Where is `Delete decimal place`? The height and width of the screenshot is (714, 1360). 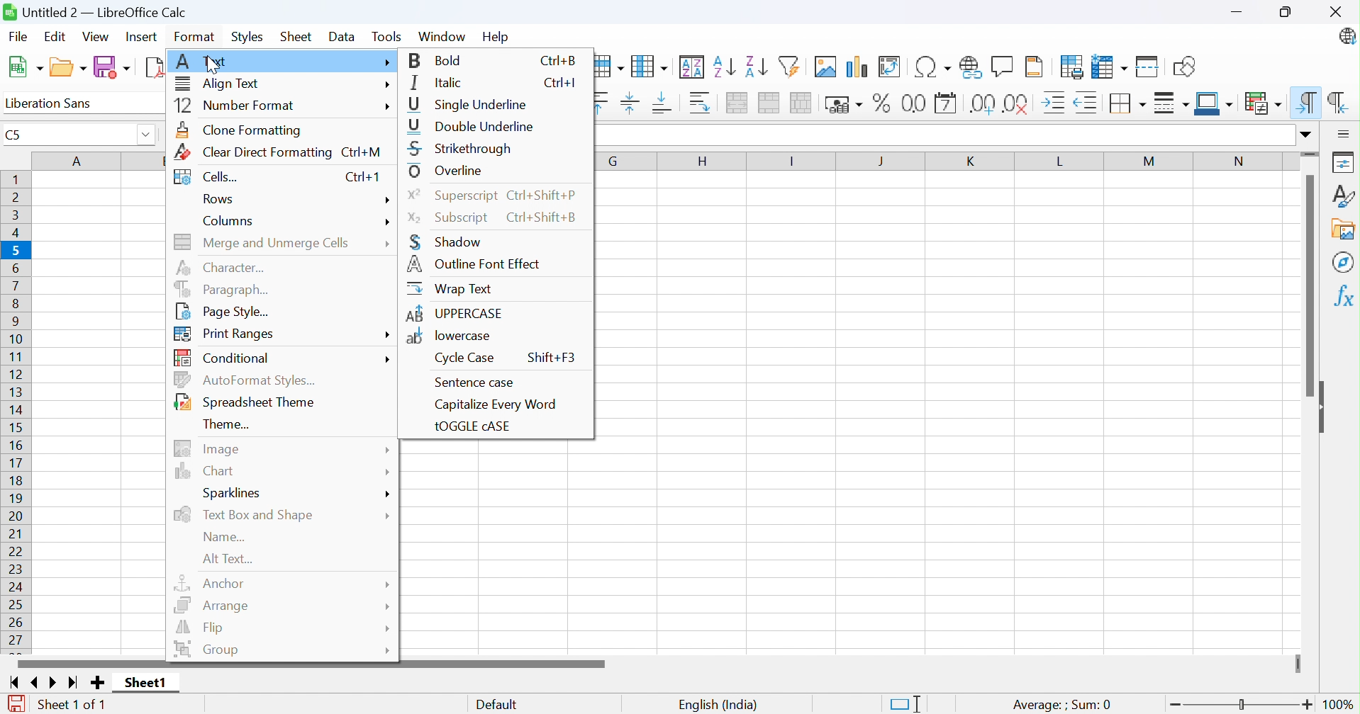
Delete decimal place is located at coordinates (1018, 106).